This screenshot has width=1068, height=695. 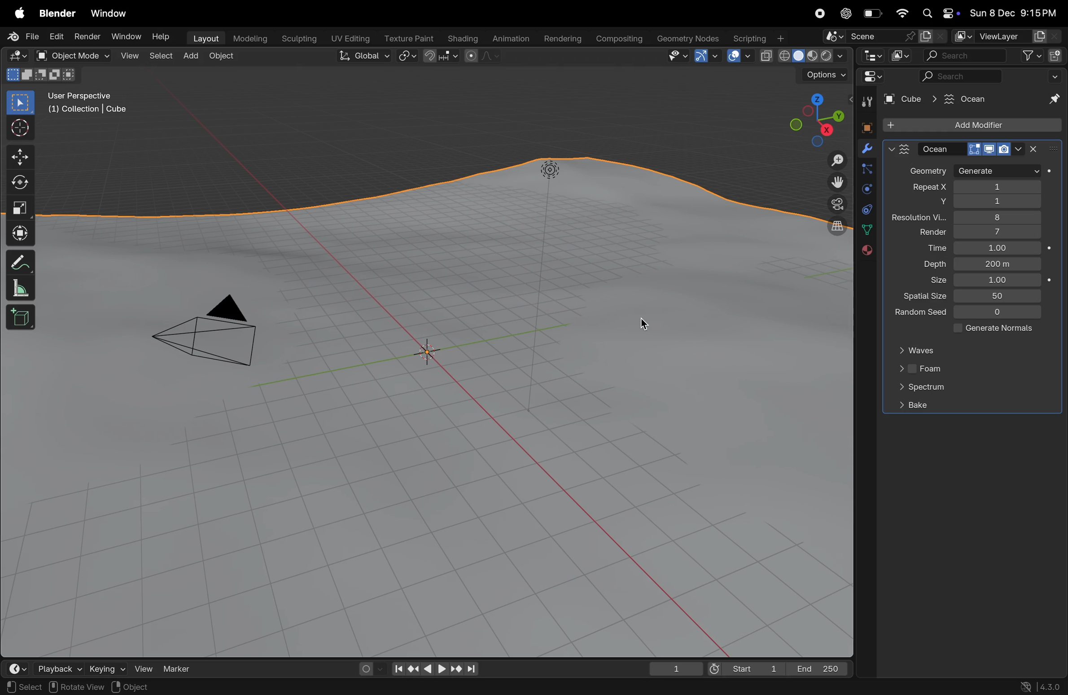 I want to click on sculpting, so click(x=299, y=38).